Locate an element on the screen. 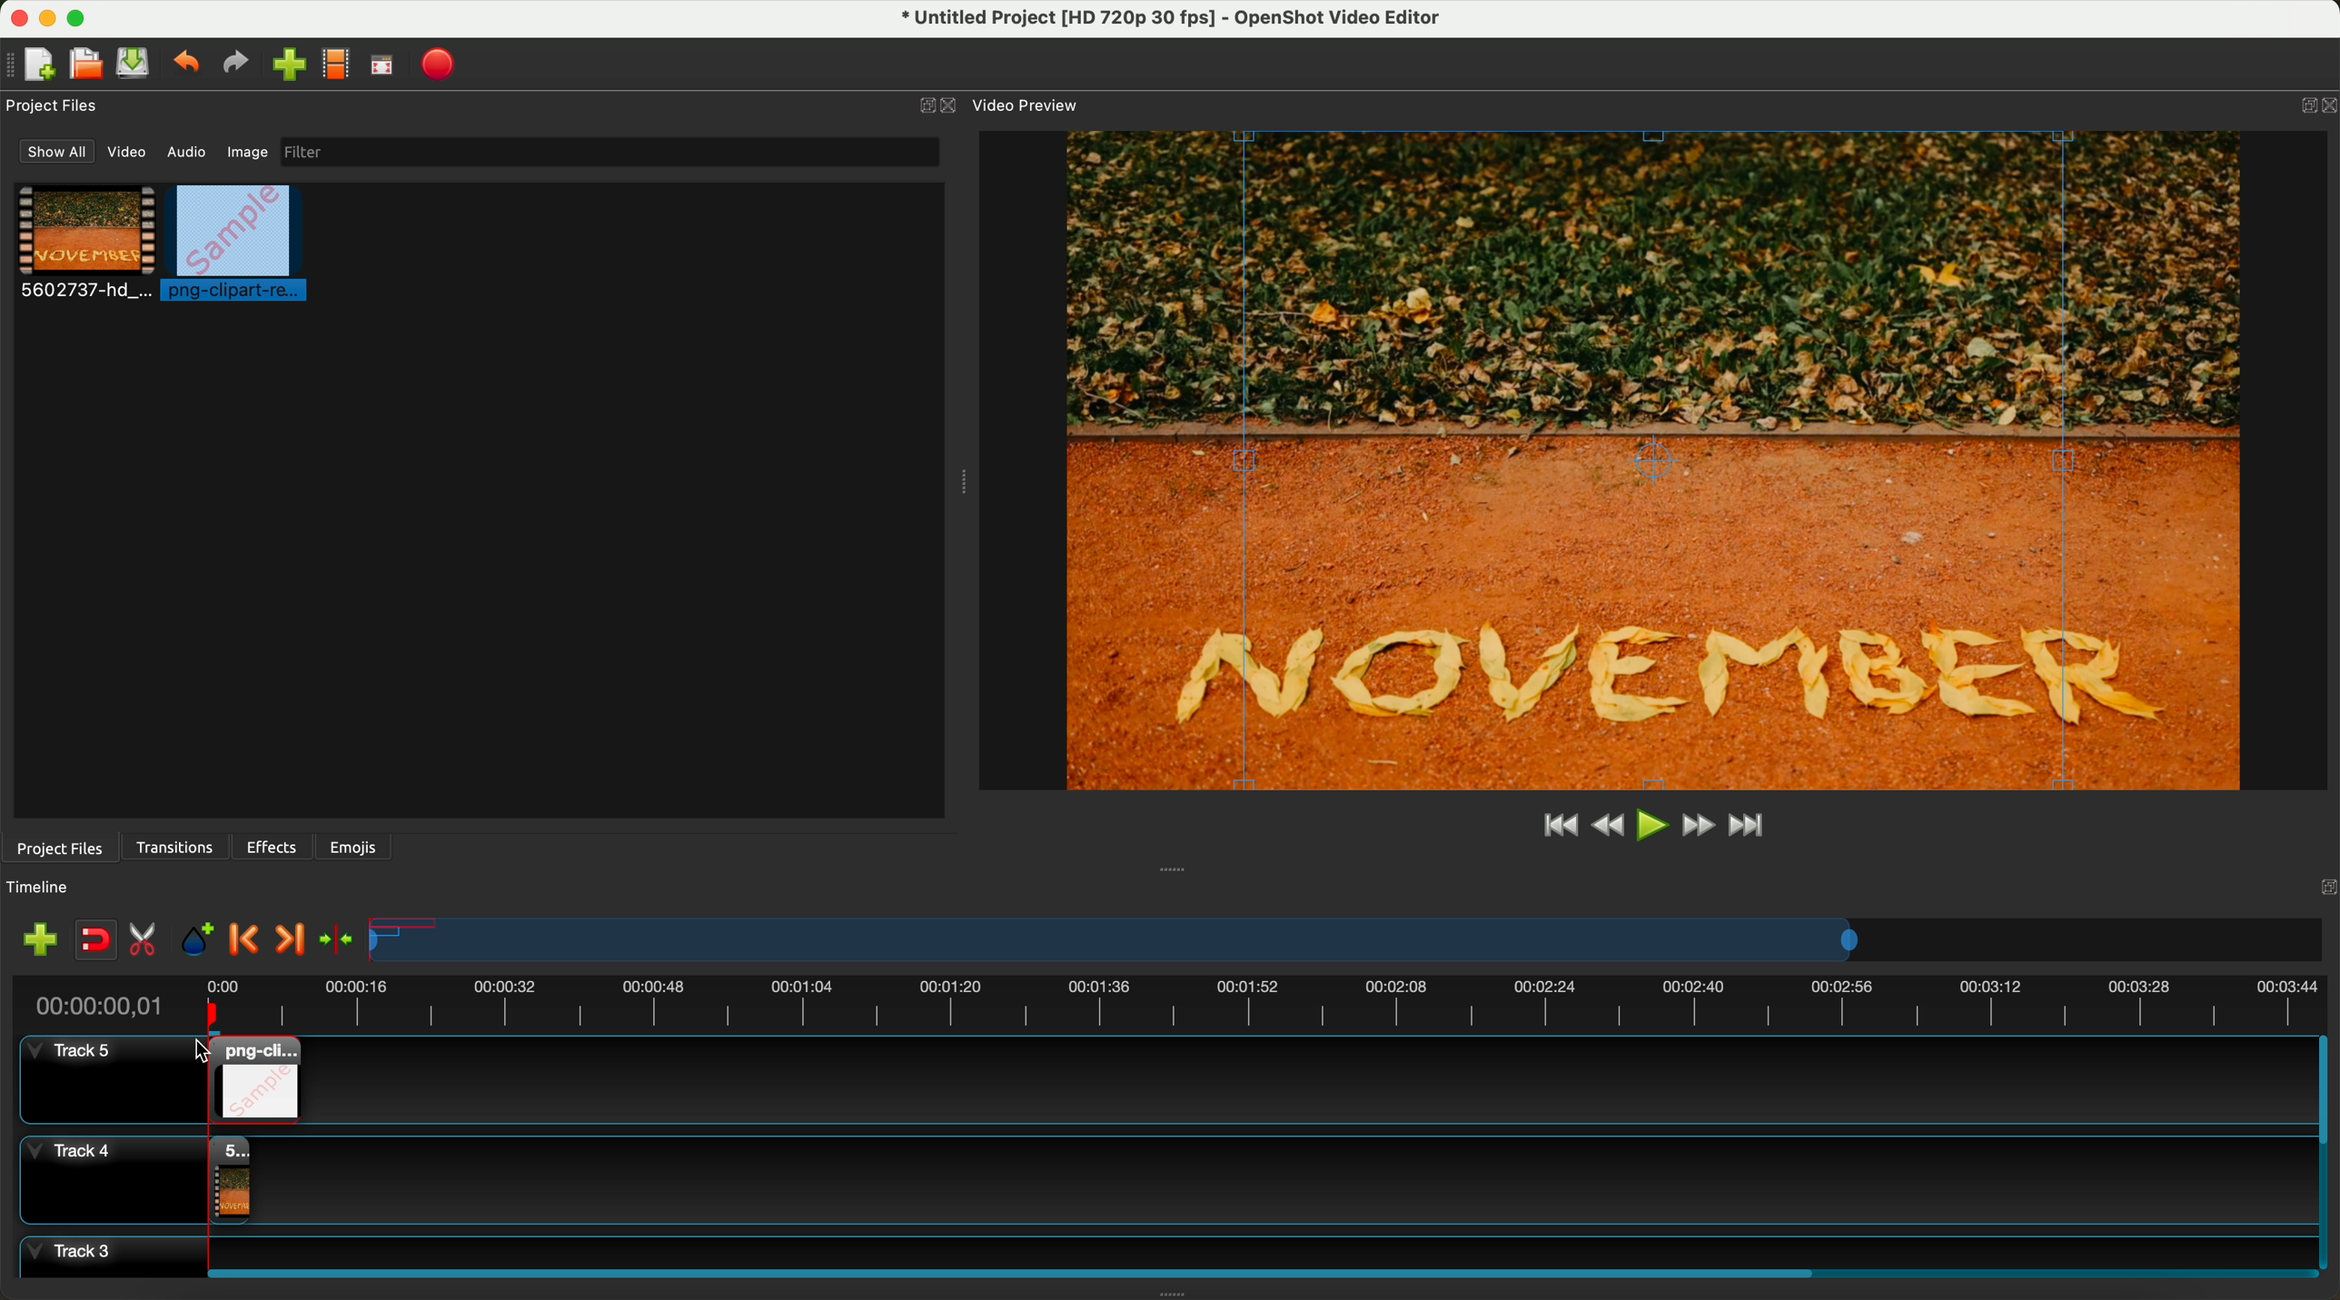 This screenshot has width=2340, height=1300. audio is located at coordinates (187, 151).